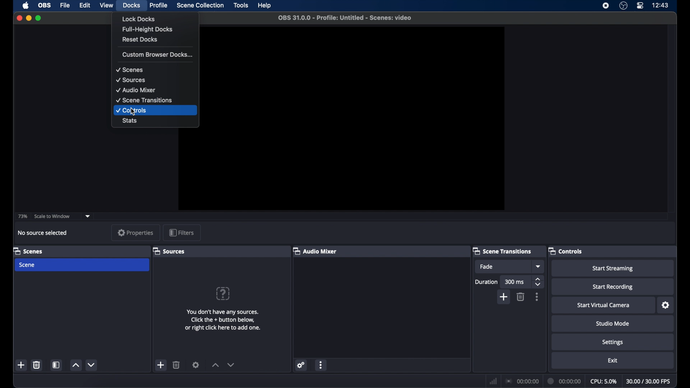 Image resolution: width=690 pixels, height=388 pixels. Describe the element at coordinates (92, 365) in the screenshot. I see `decrement` at that location.